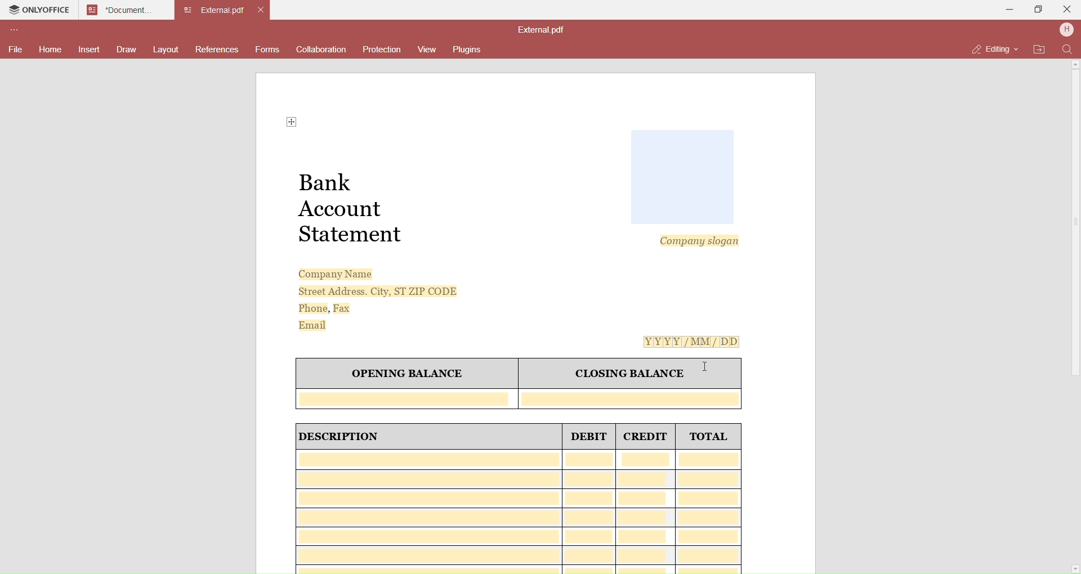  What do you see at coordinates (589, 437) in the screenshot?
I see `DEBIT` at bounding box center [589, 437].